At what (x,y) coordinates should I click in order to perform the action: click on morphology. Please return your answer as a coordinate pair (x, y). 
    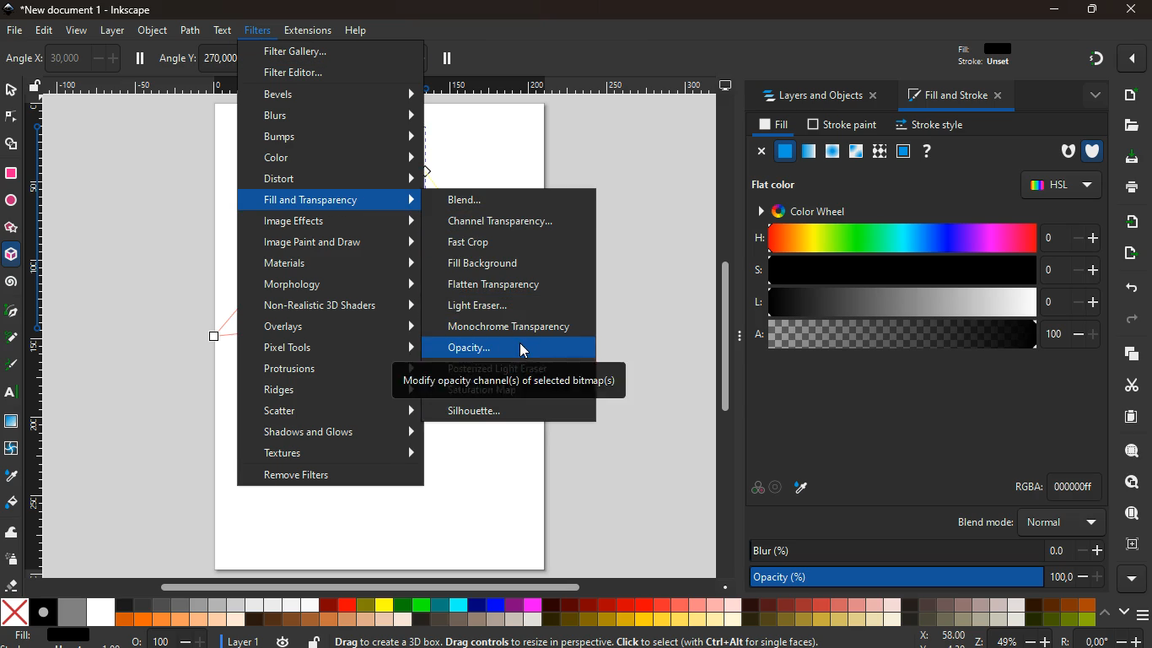
    Looking at the image, I should click on (337, 284).